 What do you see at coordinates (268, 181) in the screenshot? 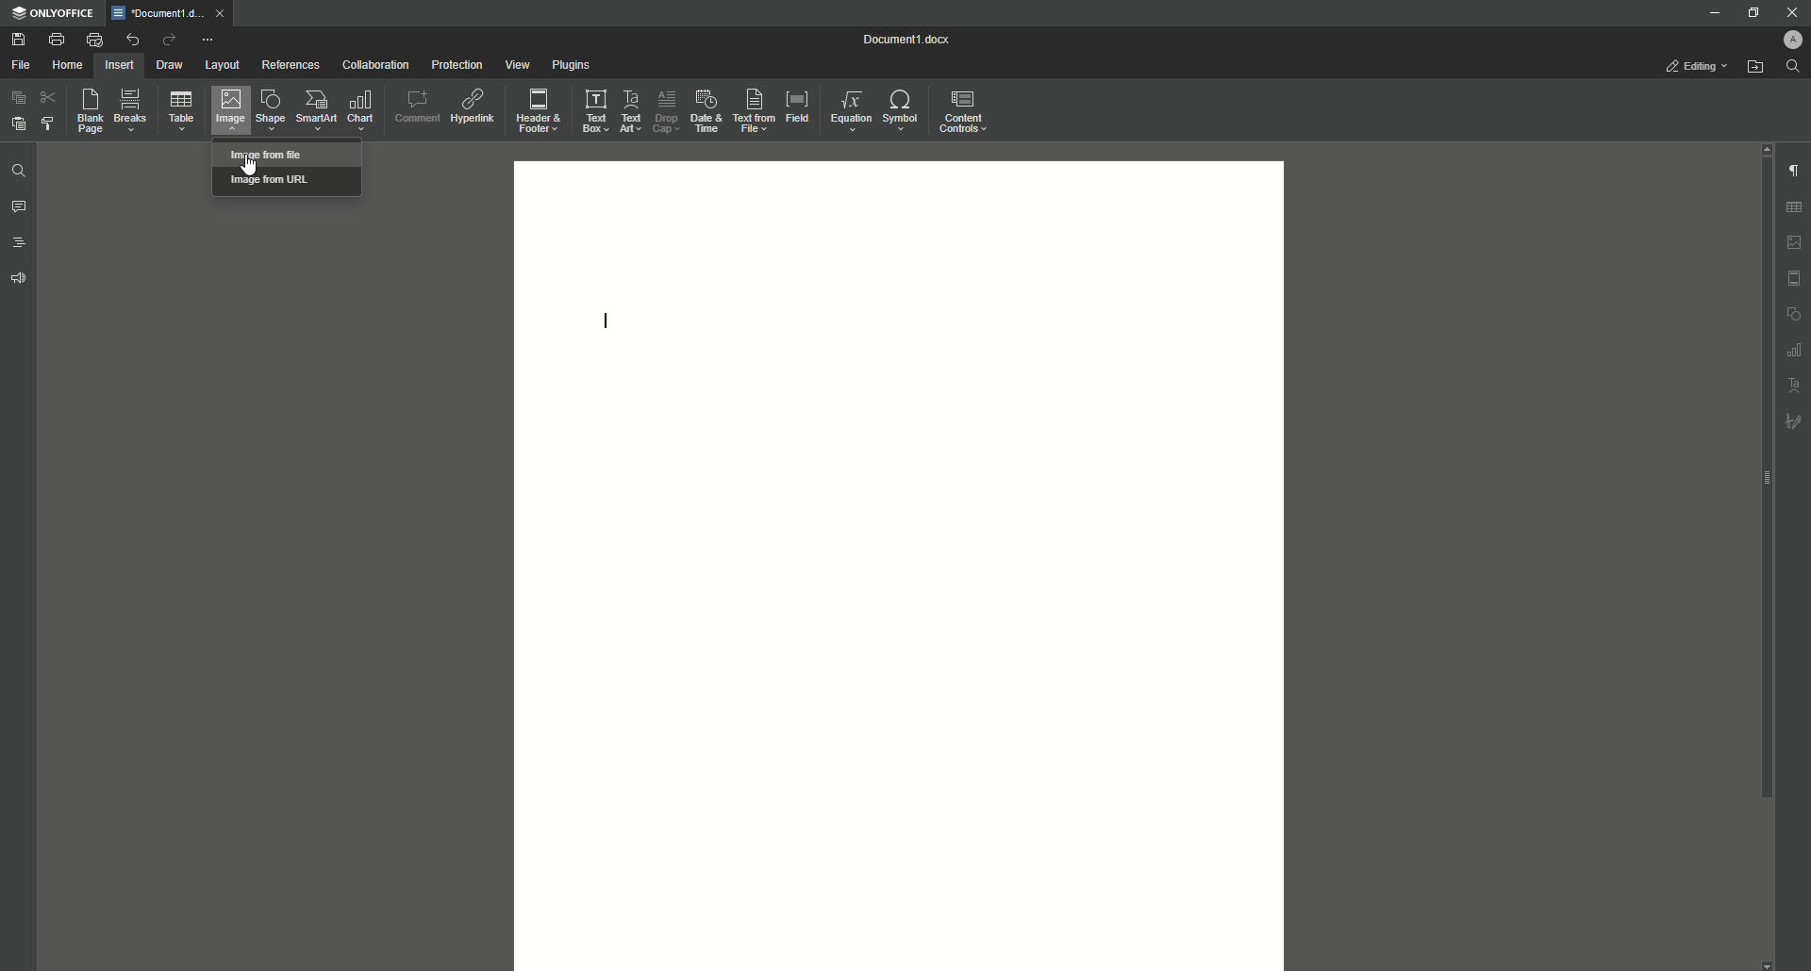
I see `Image from url` at bounding box center [268, 181].